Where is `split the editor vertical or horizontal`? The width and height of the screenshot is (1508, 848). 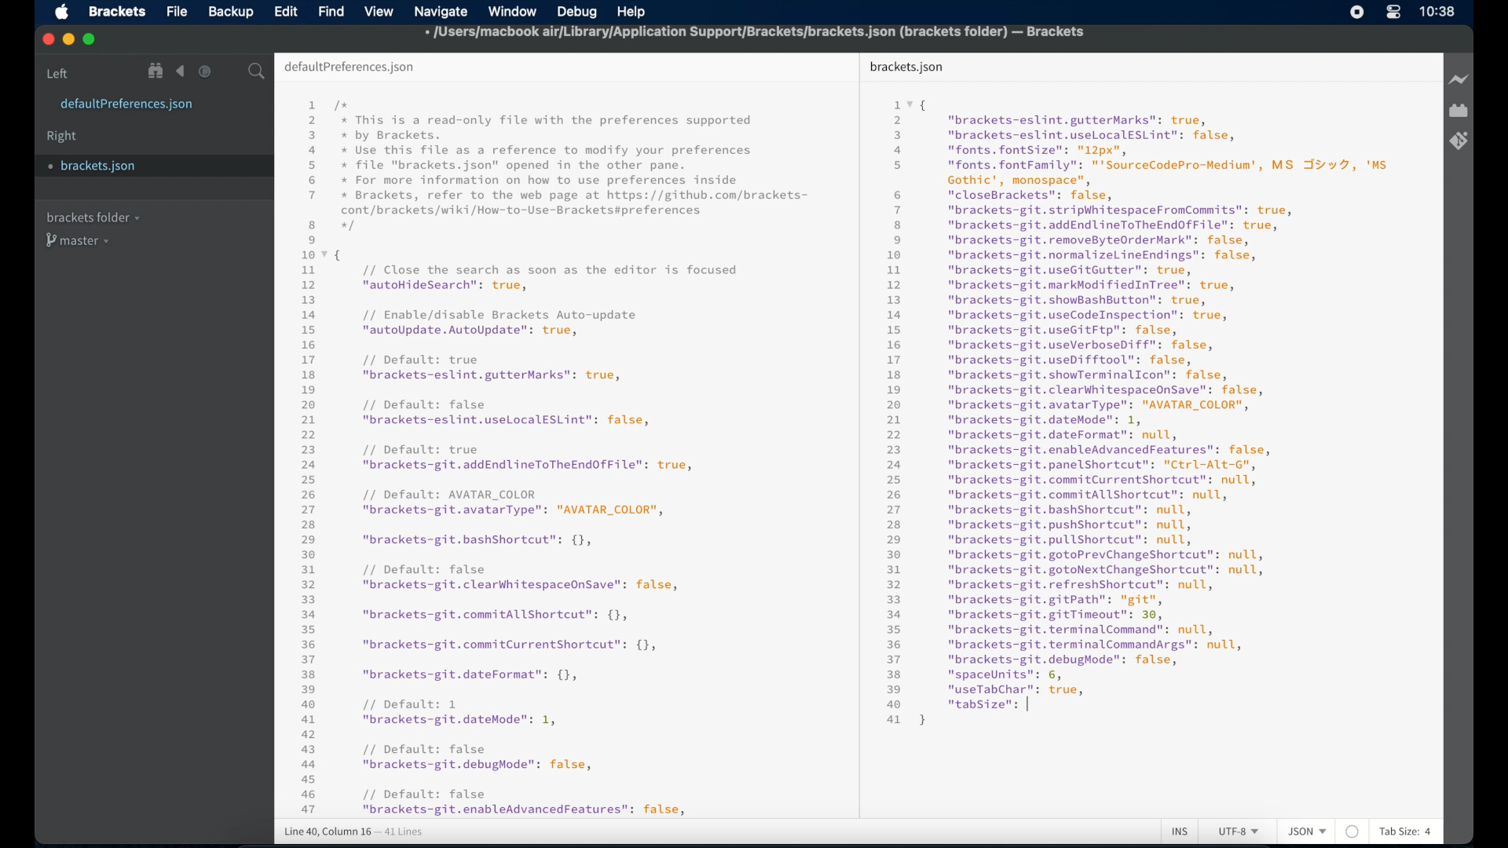
split the editor vertical or horizontal is located at coordinates (230, 72).